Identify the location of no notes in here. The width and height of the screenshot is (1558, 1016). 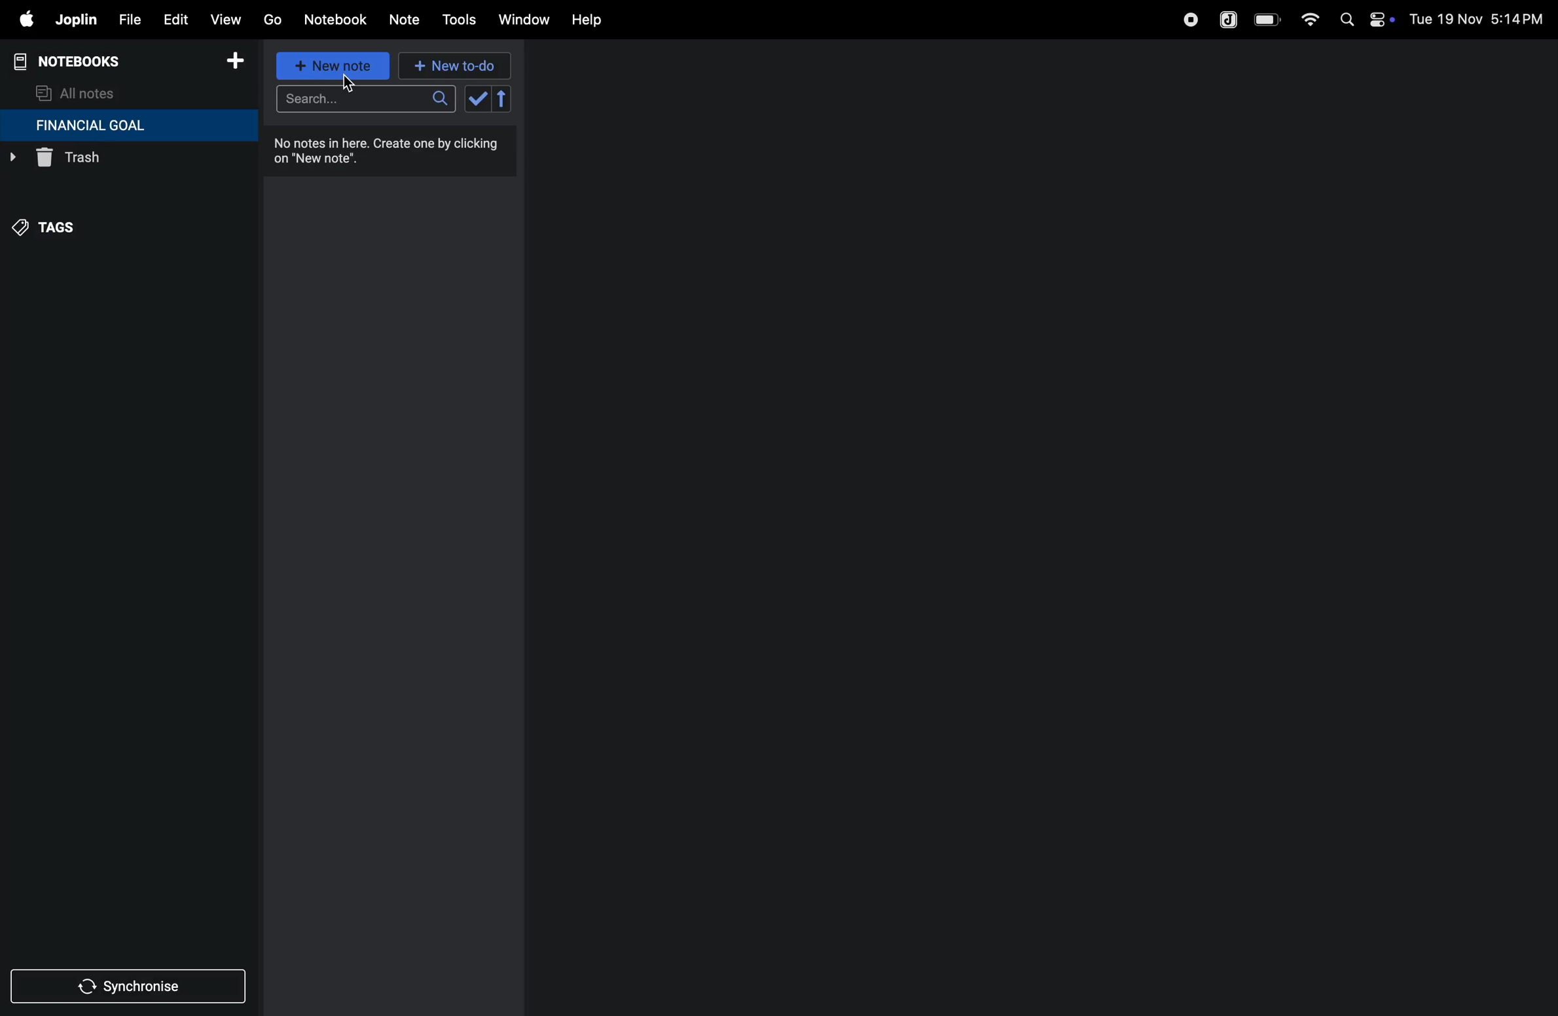
(387, 153).